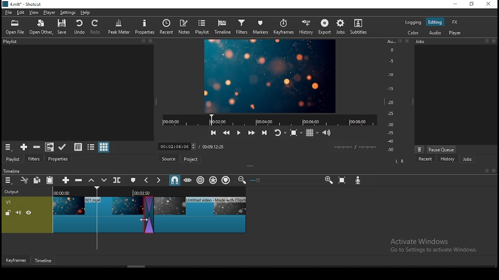 The width and height of the screenshot is (499, 280). Describe the element at coordinates (280, 133) in the screenshot. I see `toggle player looping` at that location.